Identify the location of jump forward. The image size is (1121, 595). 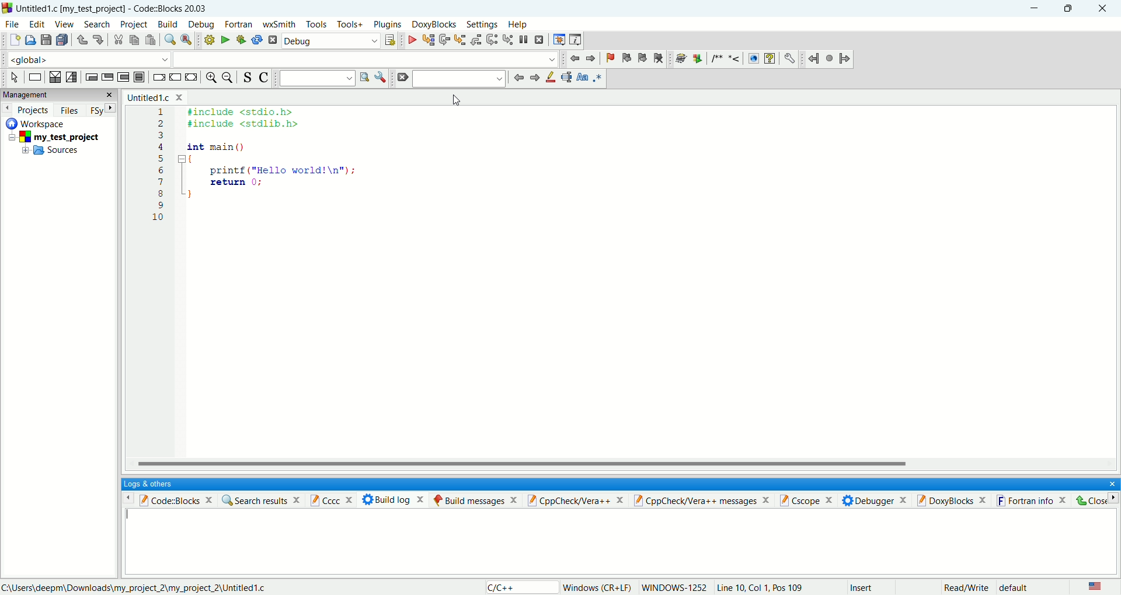
(535, 78).